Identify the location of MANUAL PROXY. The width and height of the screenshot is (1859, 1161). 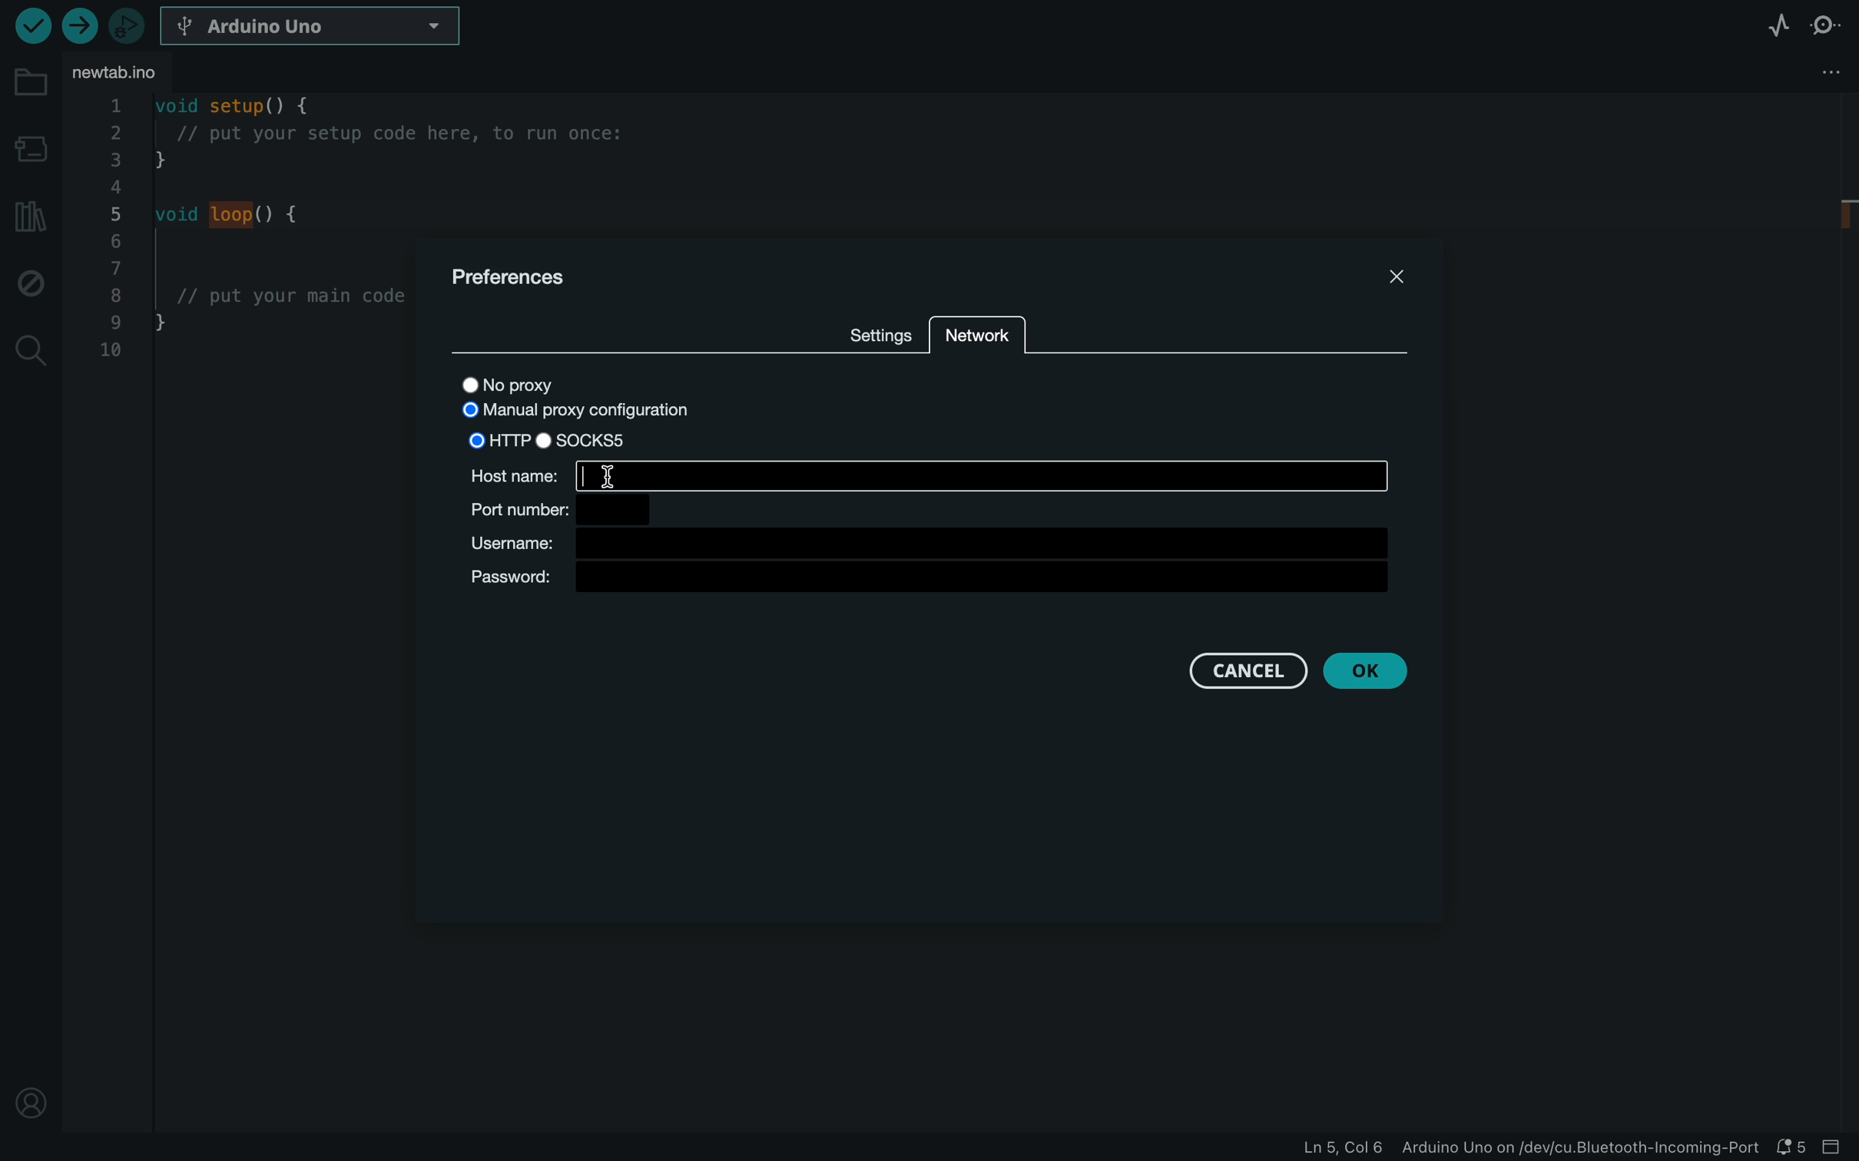
(584, 409).